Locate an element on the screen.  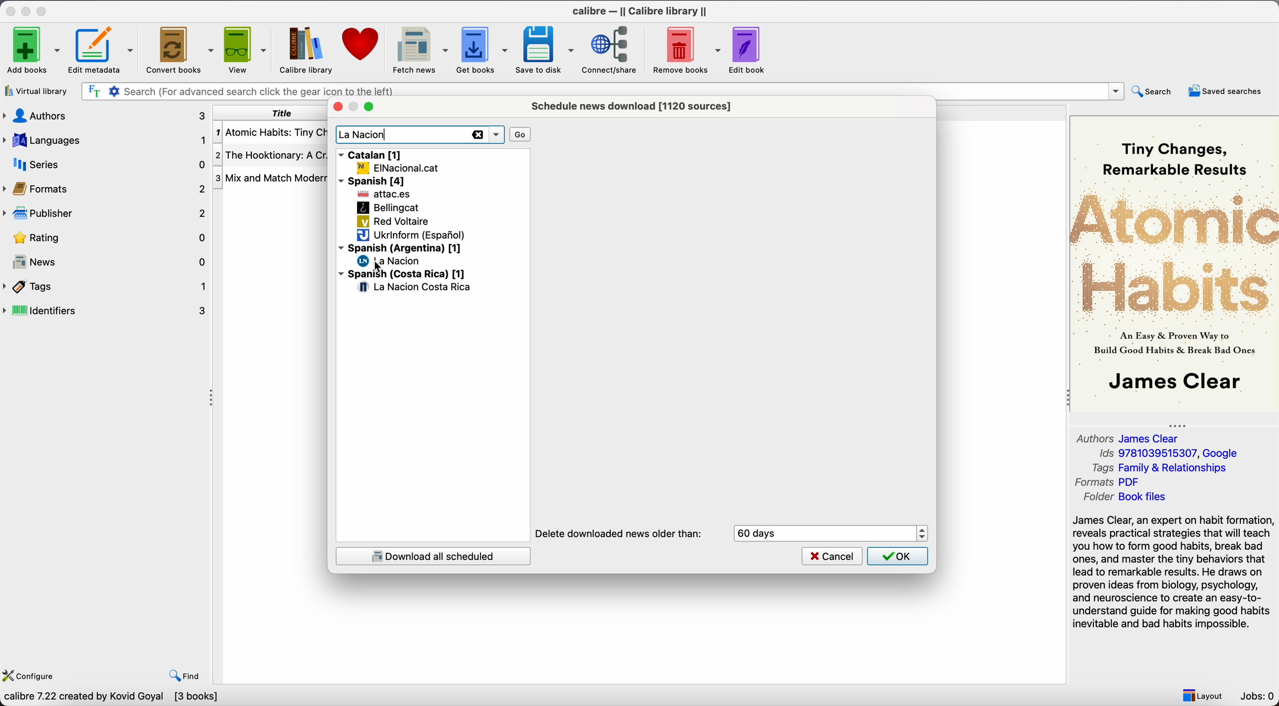
tags is located at coordinates (106, 287).